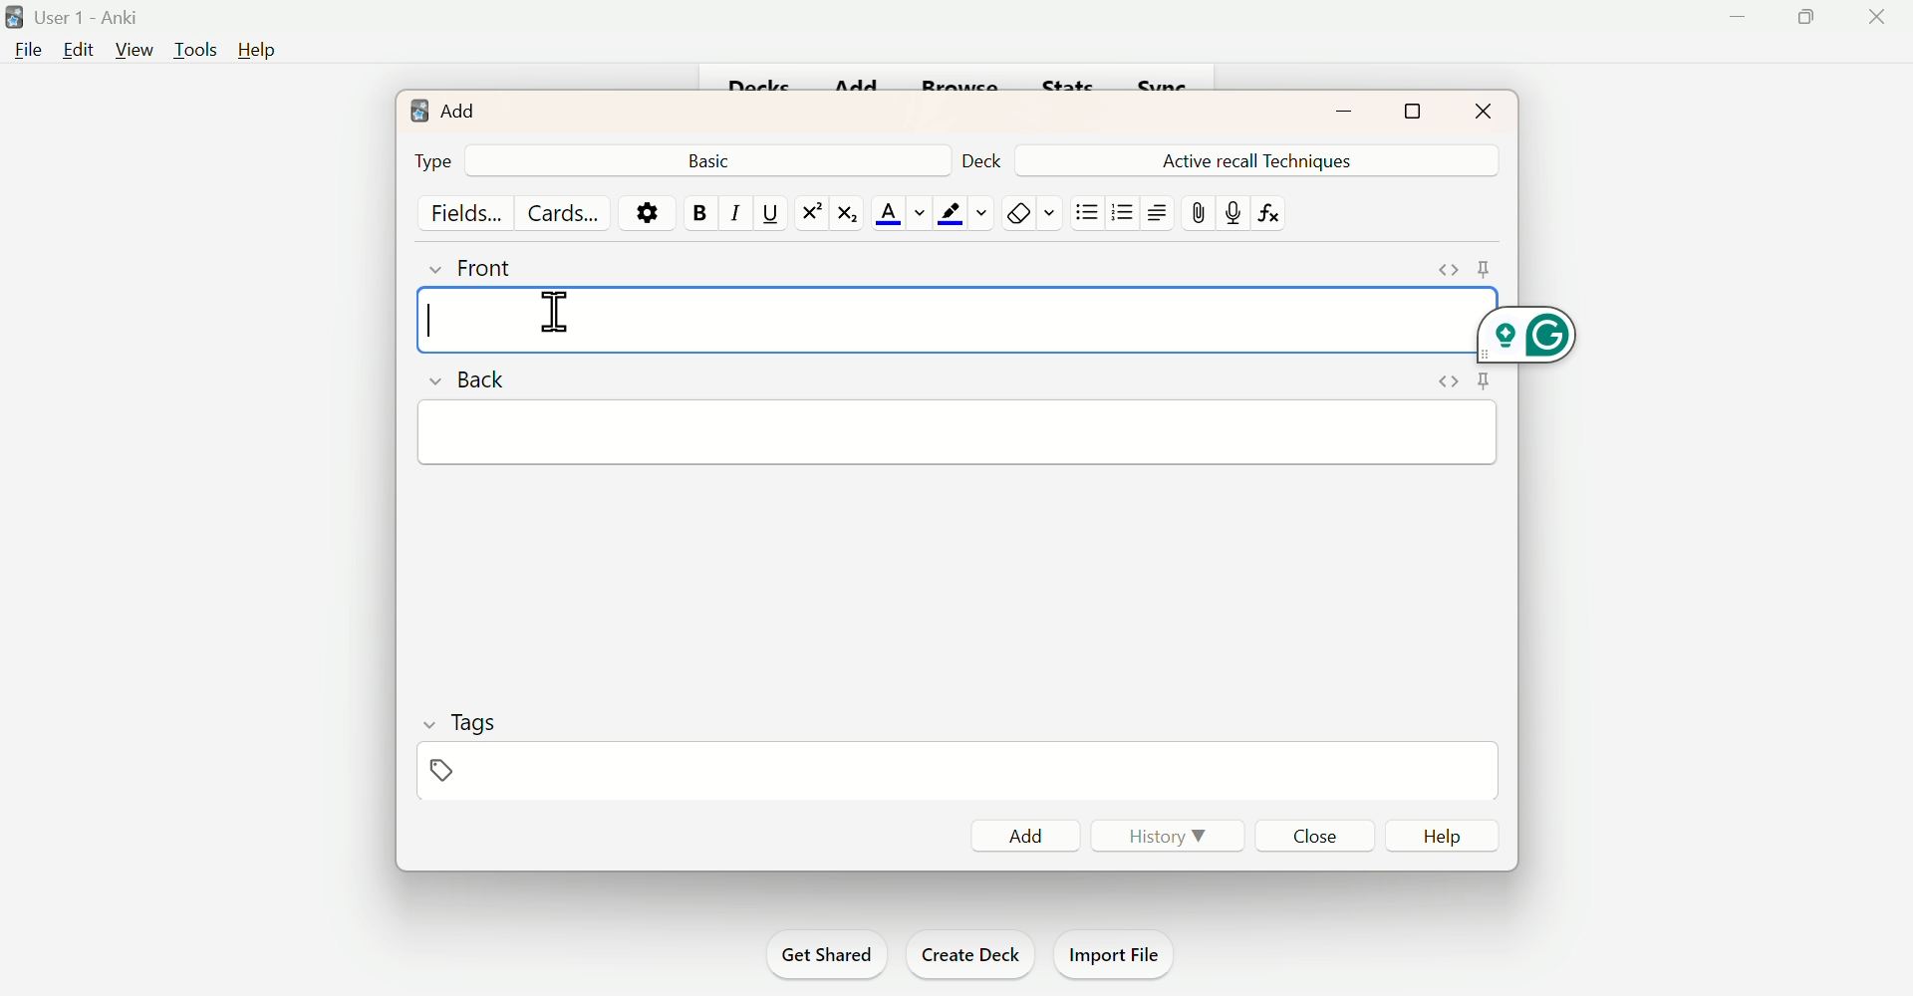  I want to click on Get Shared, so click(820, 953).